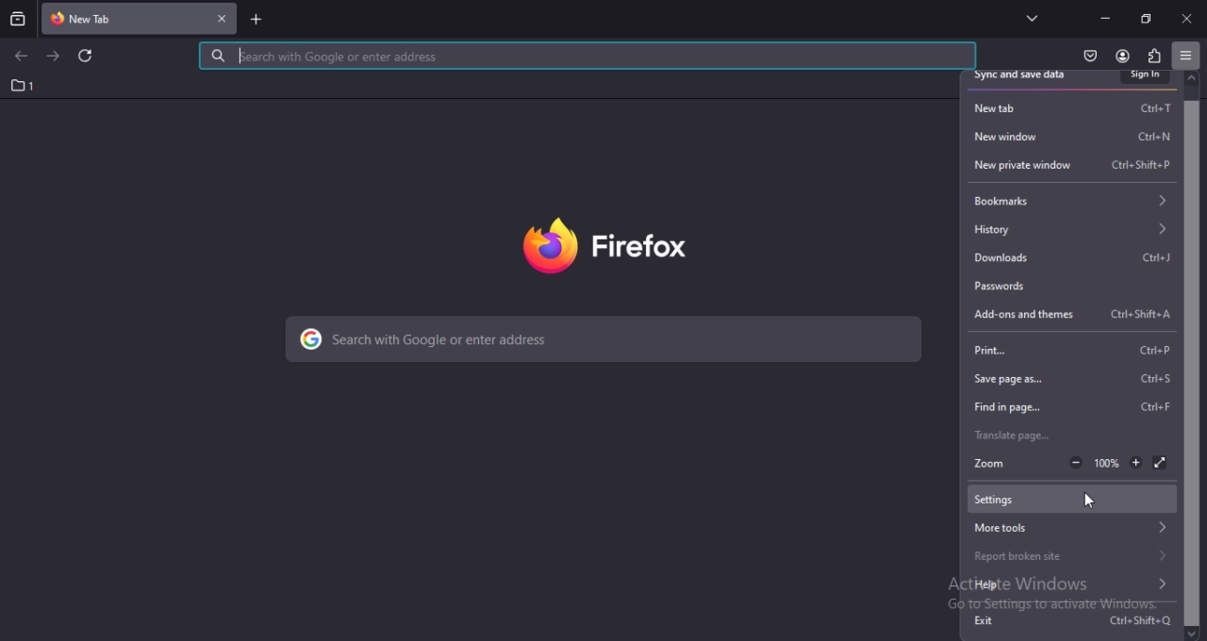 The width and height of the screenshot is (1207, 641). What do you see at coordinates (587, 56) in the screenshot?
I see `search with google or enter address` at bounding box center [587, 56].